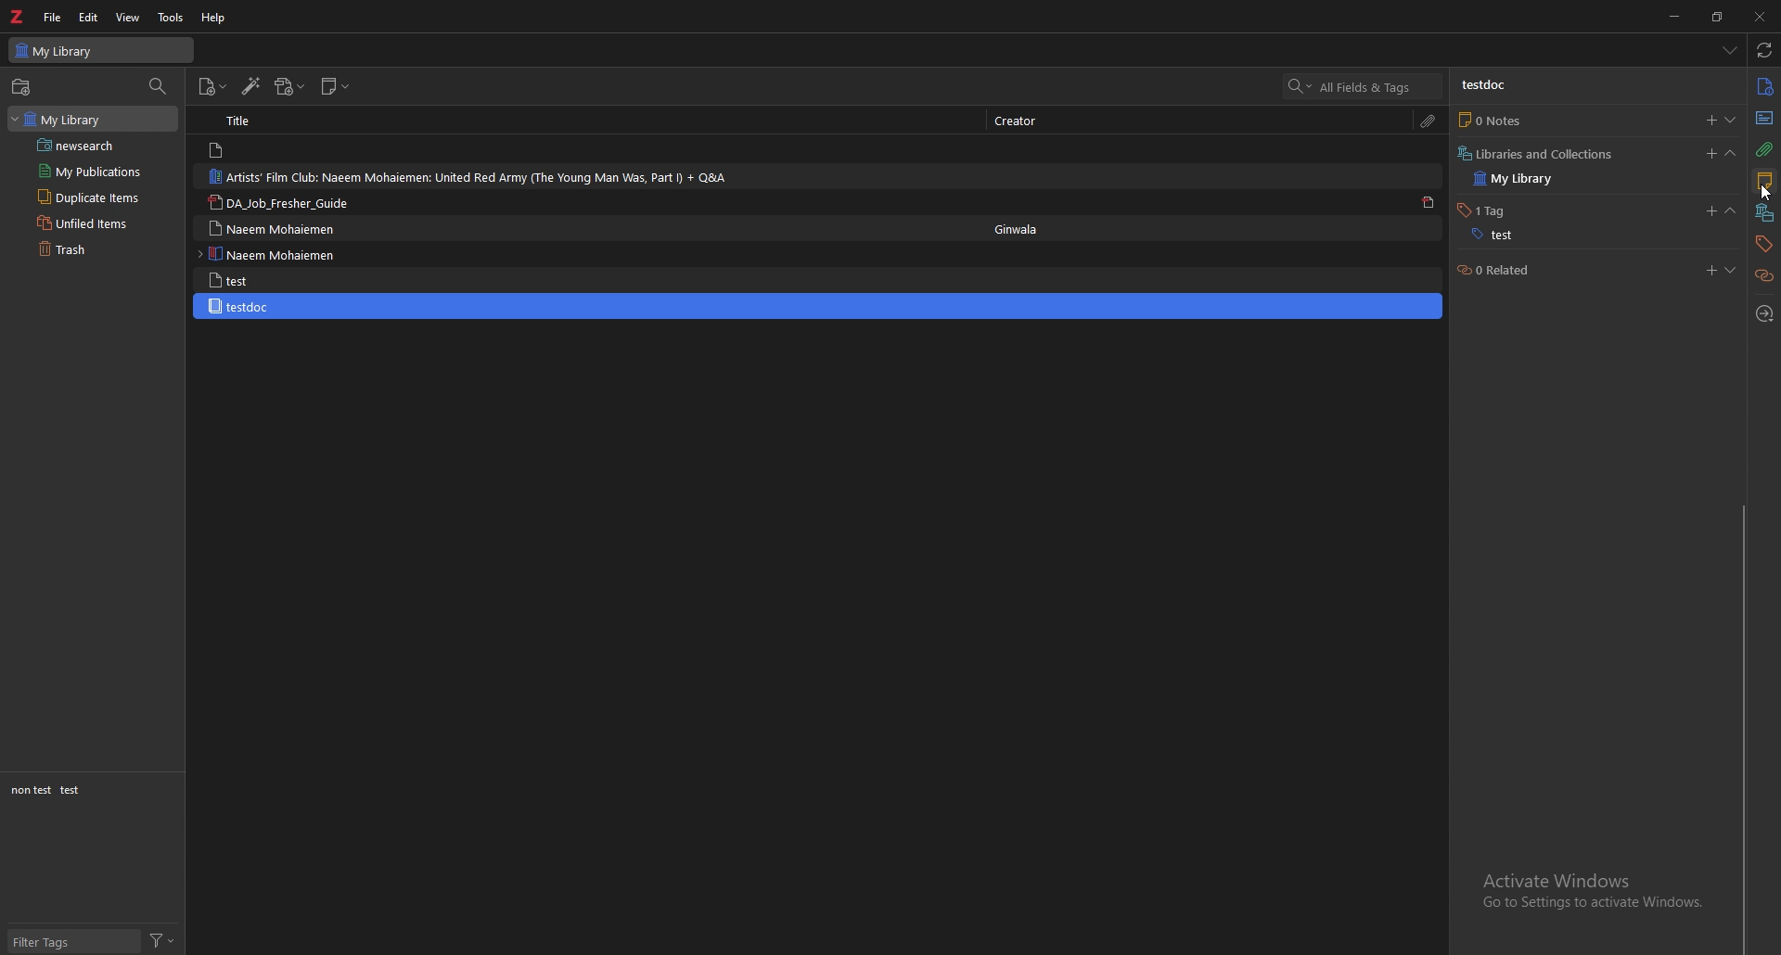 Image resolution: width=1781 pixels, height=955 pixels. I want to click on test, so click(273, 280).